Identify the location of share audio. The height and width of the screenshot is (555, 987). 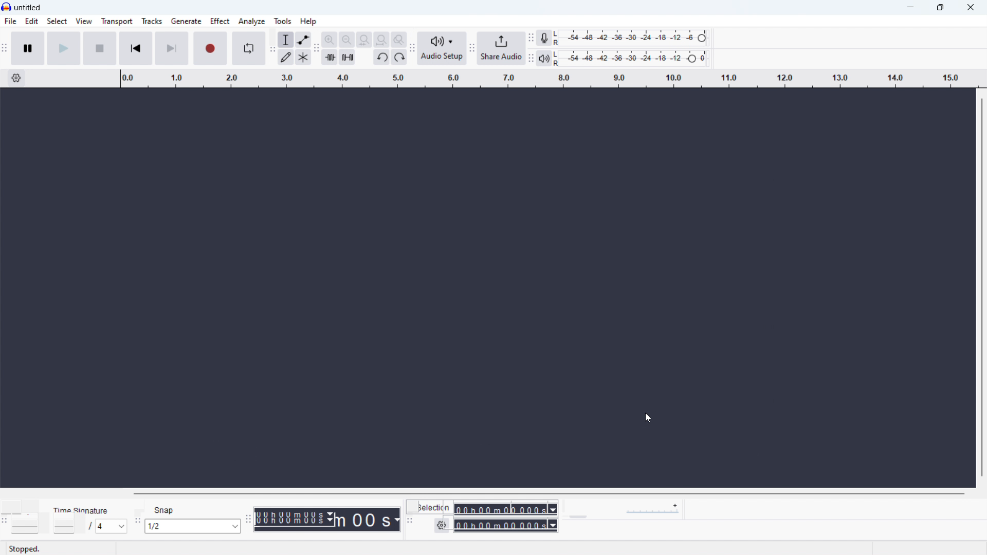
(501, 48).